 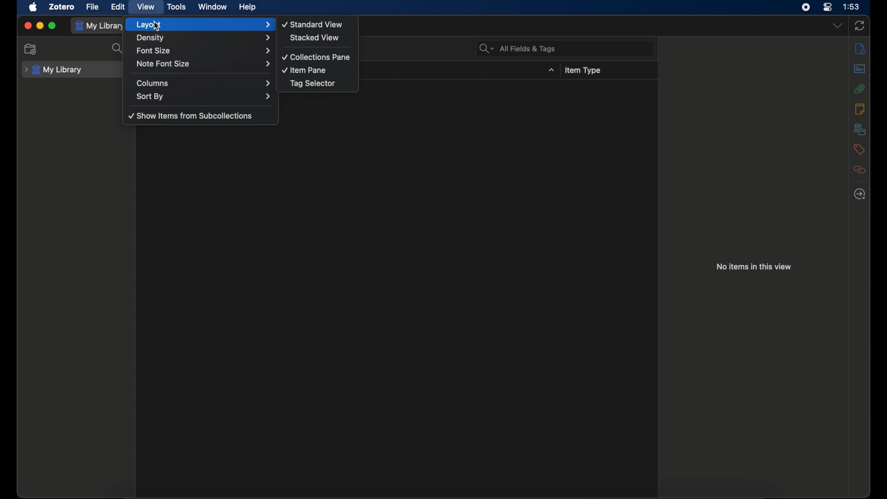 What do you see at coordinates (316, 57) in the screenshot?
I see `collections pane` at bounding box center [316, 57].